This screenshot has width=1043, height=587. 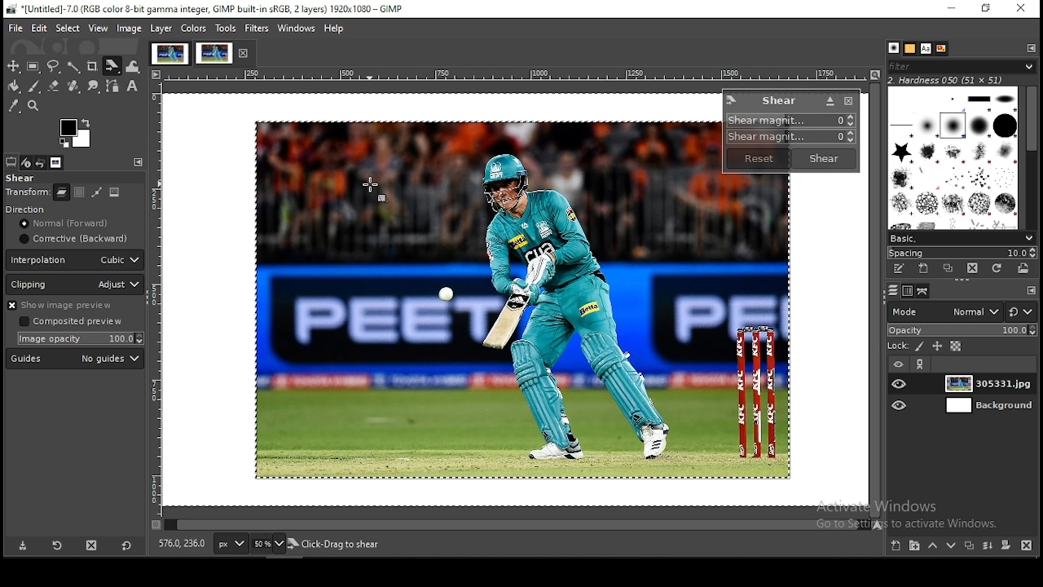 I want to click on tools, so click(x=226, y=29).